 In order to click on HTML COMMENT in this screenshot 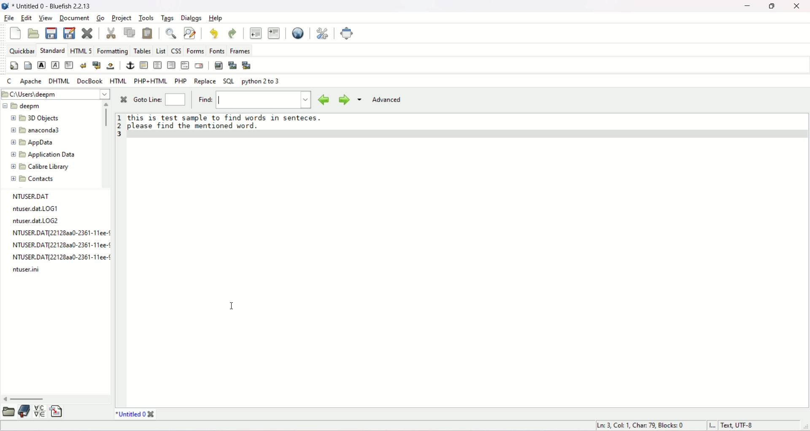, I will do `click(184, 66)`.